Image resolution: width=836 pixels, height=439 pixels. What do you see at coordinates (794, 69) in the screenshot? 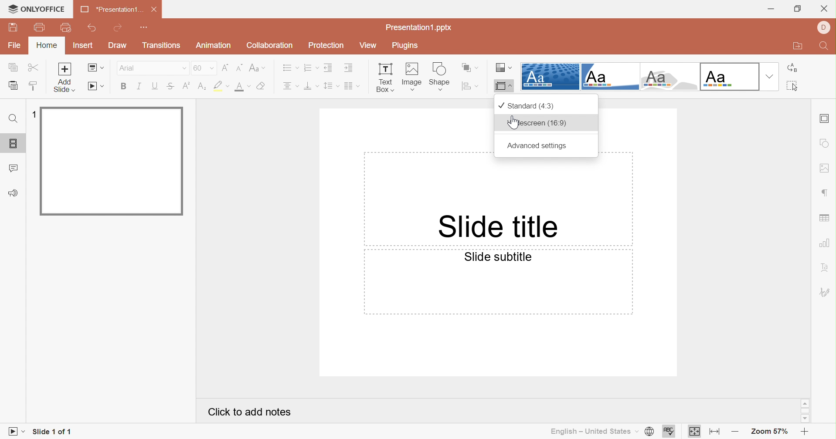
I see `Replace` at bounding box center [794, 69].